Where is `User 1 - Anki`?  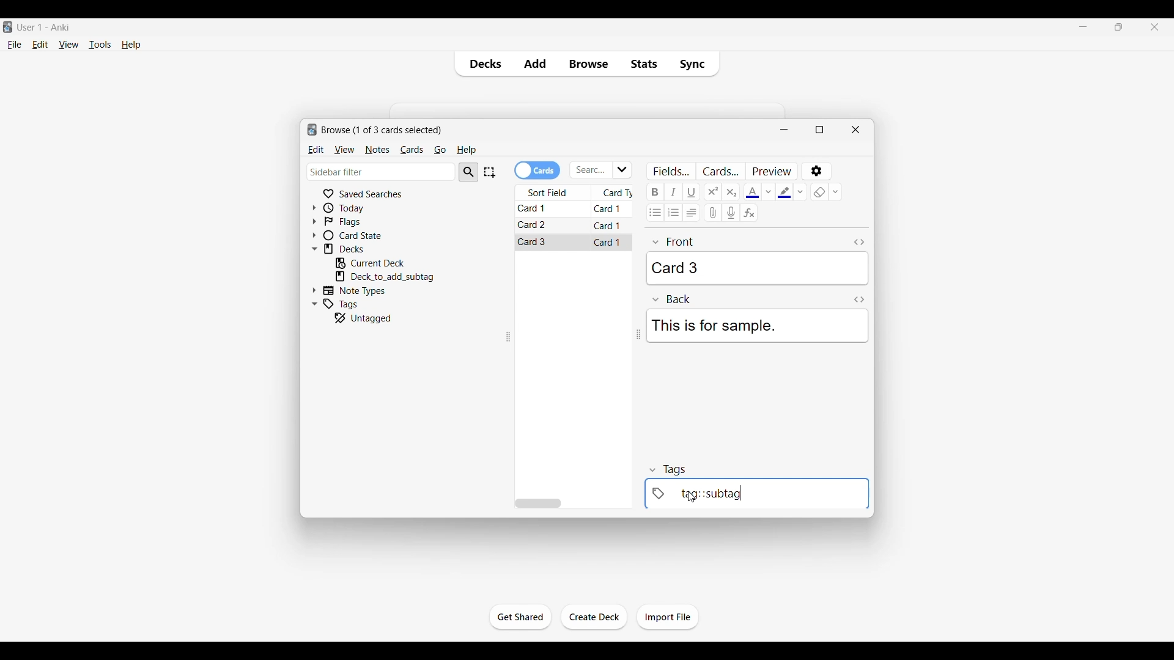 User 1 - Anki is located at coordinates (44, 26).